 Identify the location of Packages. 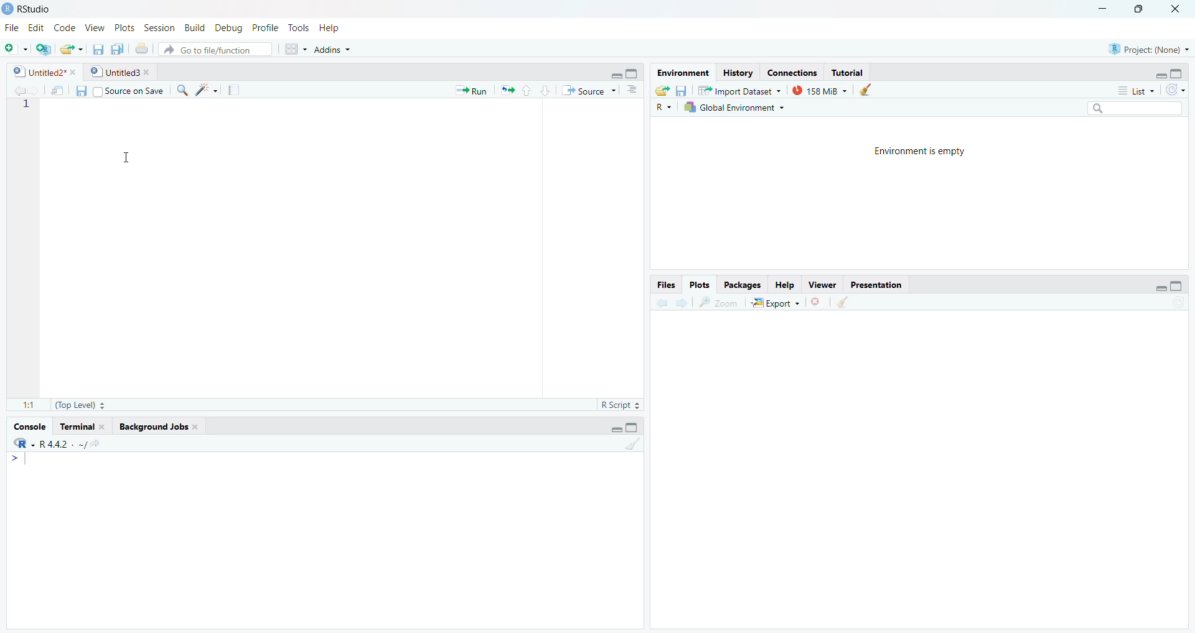
(744, 284).